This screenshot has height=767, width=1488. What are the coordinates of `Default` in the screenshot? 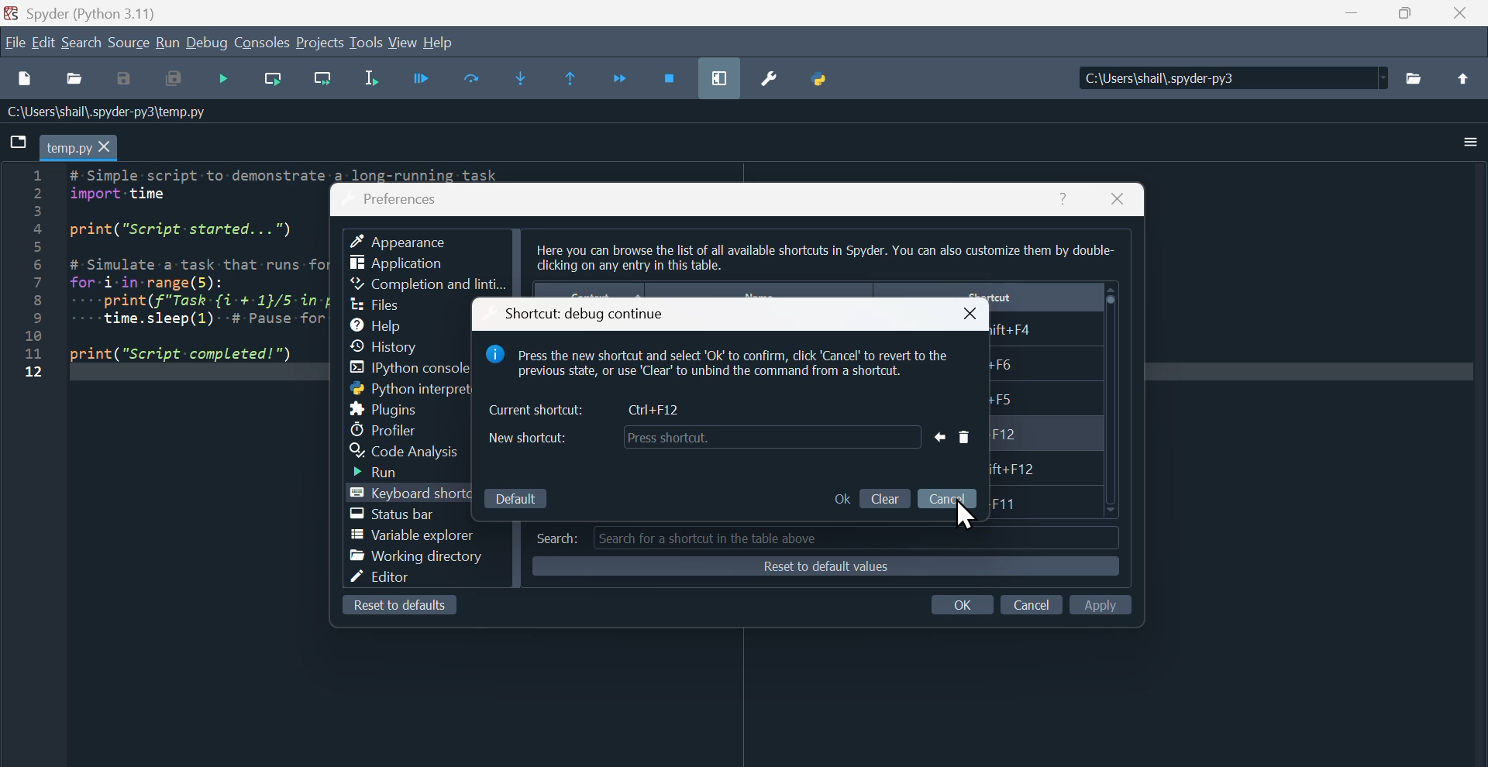 It's located at (525, 500).